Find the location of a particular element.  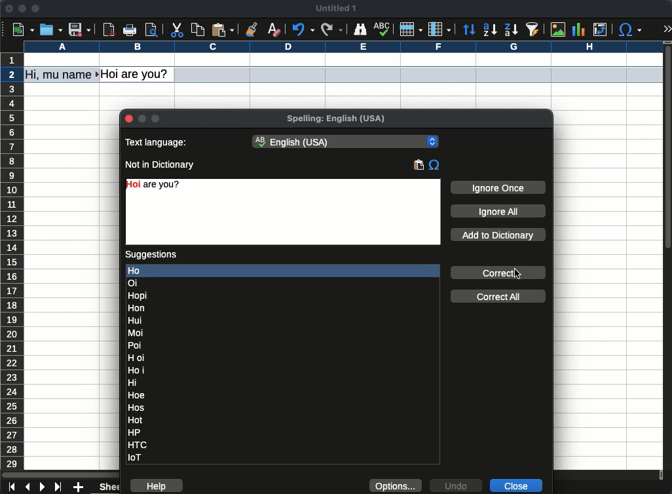

Hoi are you? - error text is located at coordinates (160, 185).